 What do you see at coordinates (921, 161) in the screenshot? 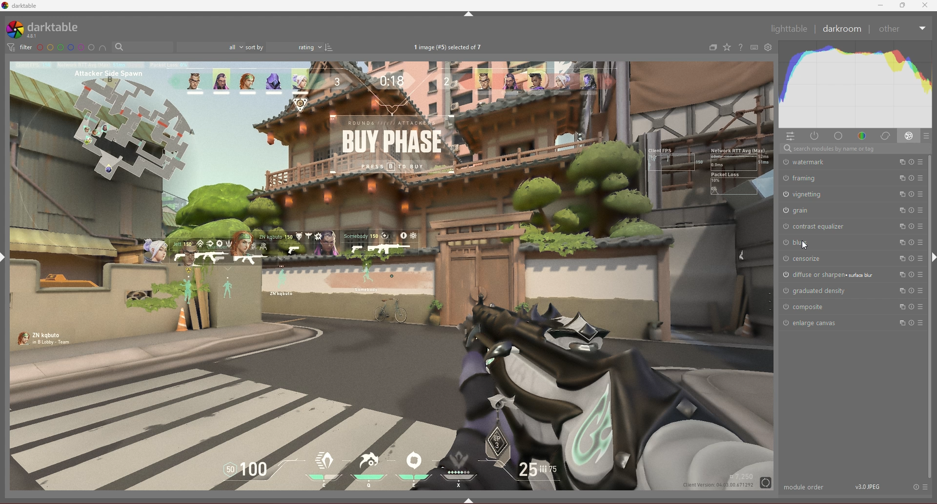
I see `presets` at bounding box center [921, 161].